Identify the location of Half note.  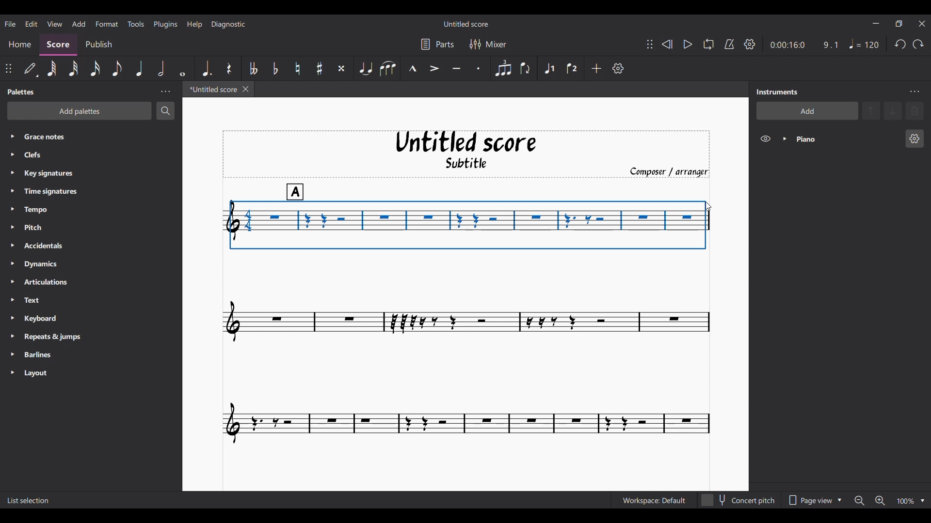
(161, 68).